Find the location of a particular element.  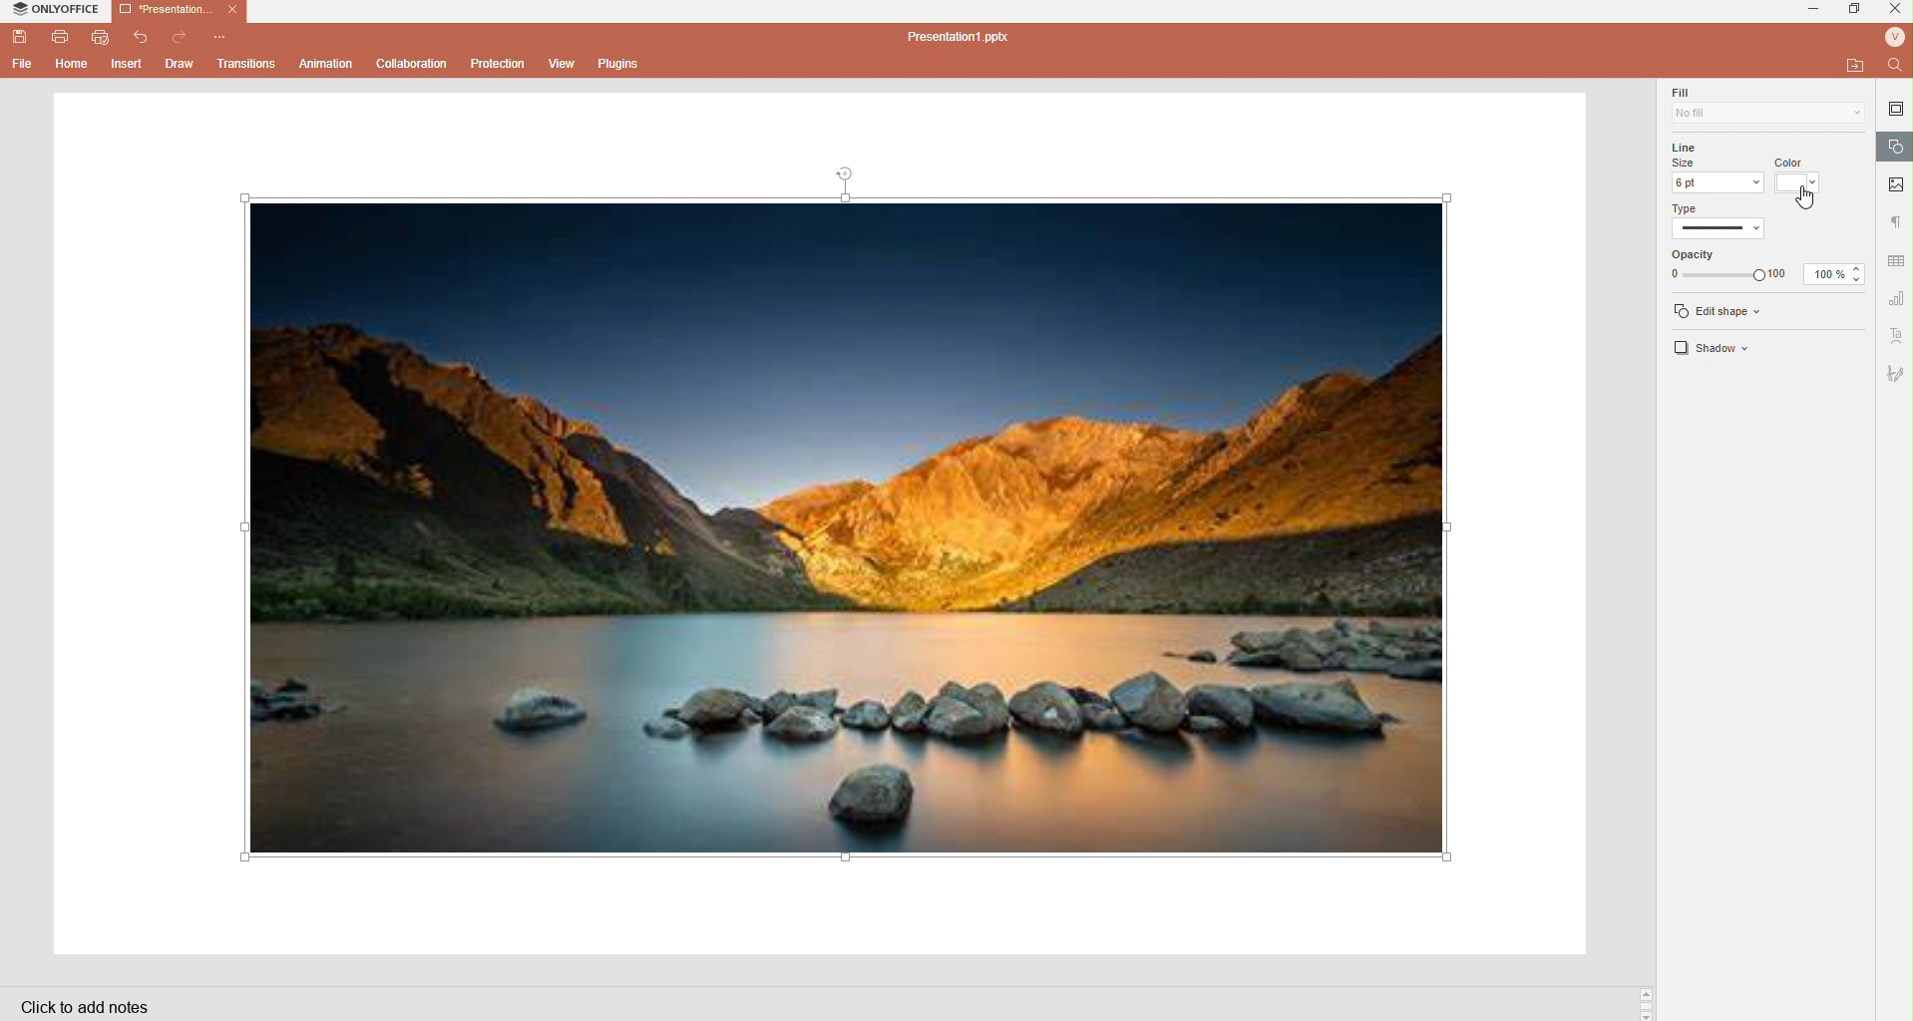

Line Opacity is located at coordinates (1729, 262).